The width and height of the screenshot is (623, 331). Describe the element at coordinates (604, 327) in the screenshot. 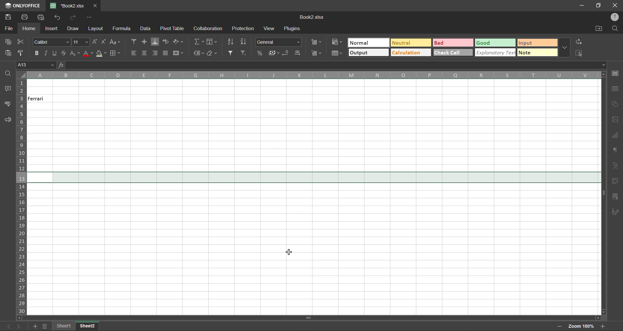

I see `zoom in` at that location.